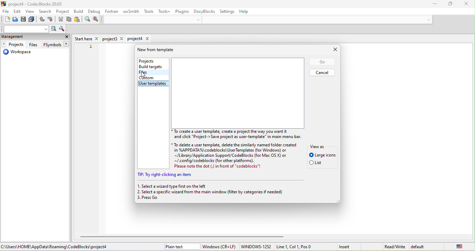  What do you see at coordinates (173, 186) in the screenshot?
I see `1. select a wizard type first on the left` at bounding box center [173, 186].